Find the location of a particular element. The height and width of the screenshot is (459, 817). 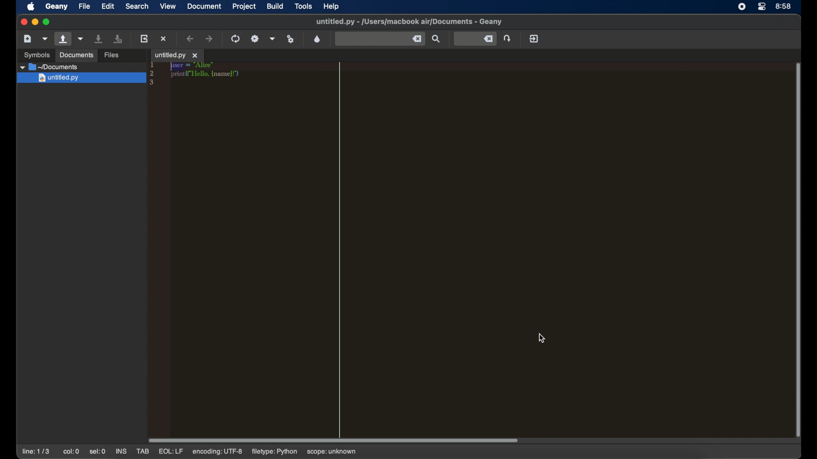

compile the current file is located at coordinates (235, 39).